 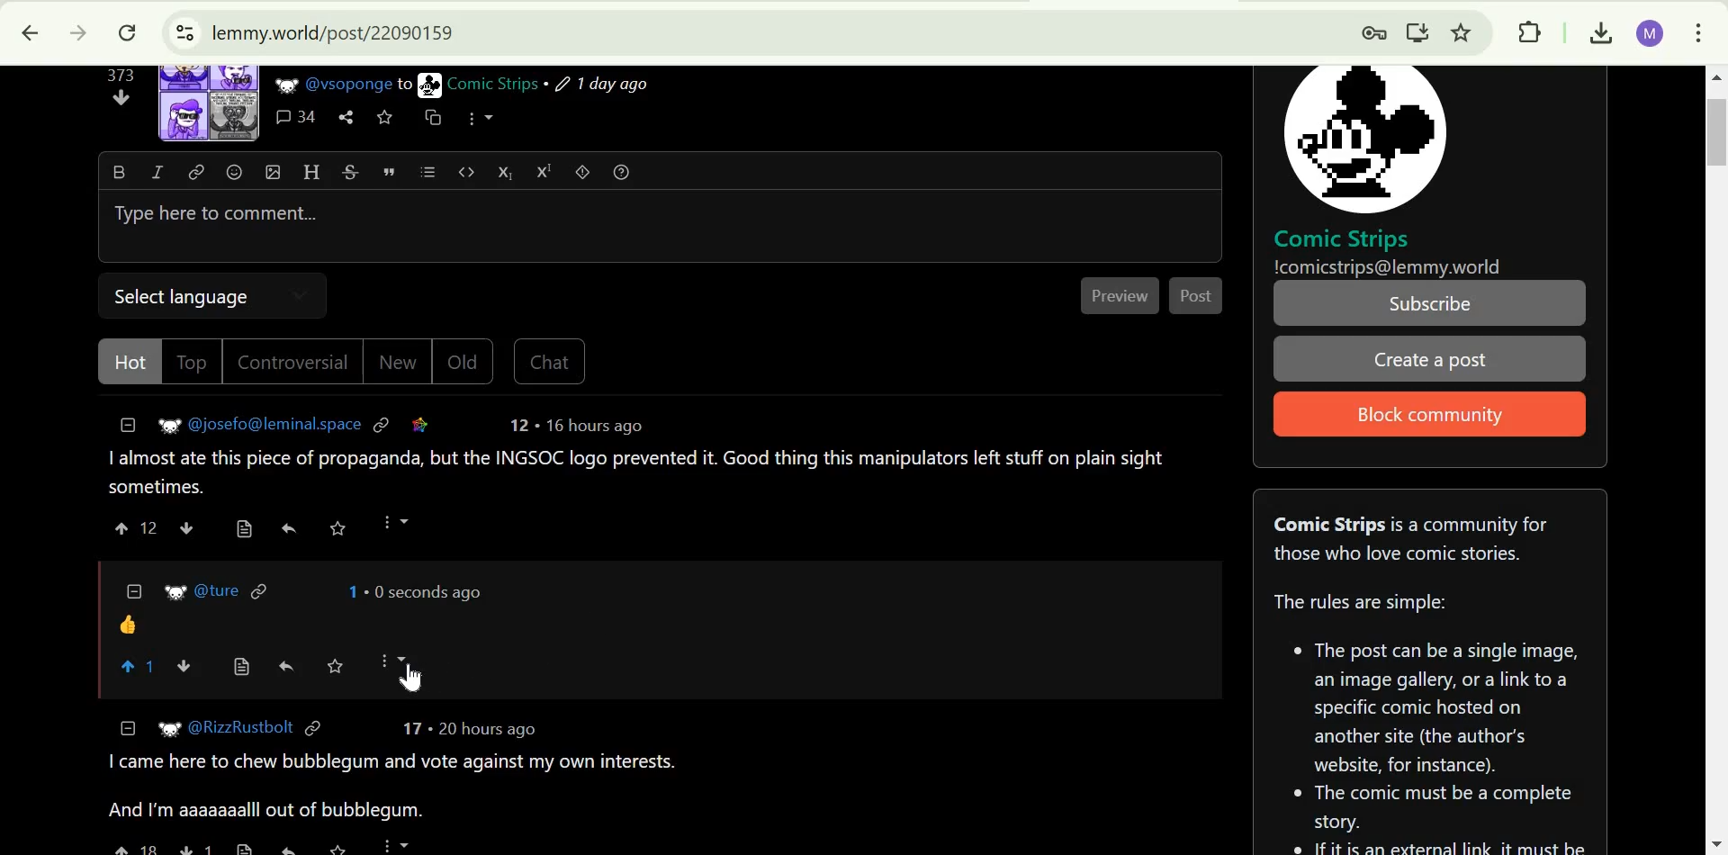 What do you see at coordinates (1432, 715) in the screenshot?
I see `Community guidelines` at bounding box center [1432, 715].